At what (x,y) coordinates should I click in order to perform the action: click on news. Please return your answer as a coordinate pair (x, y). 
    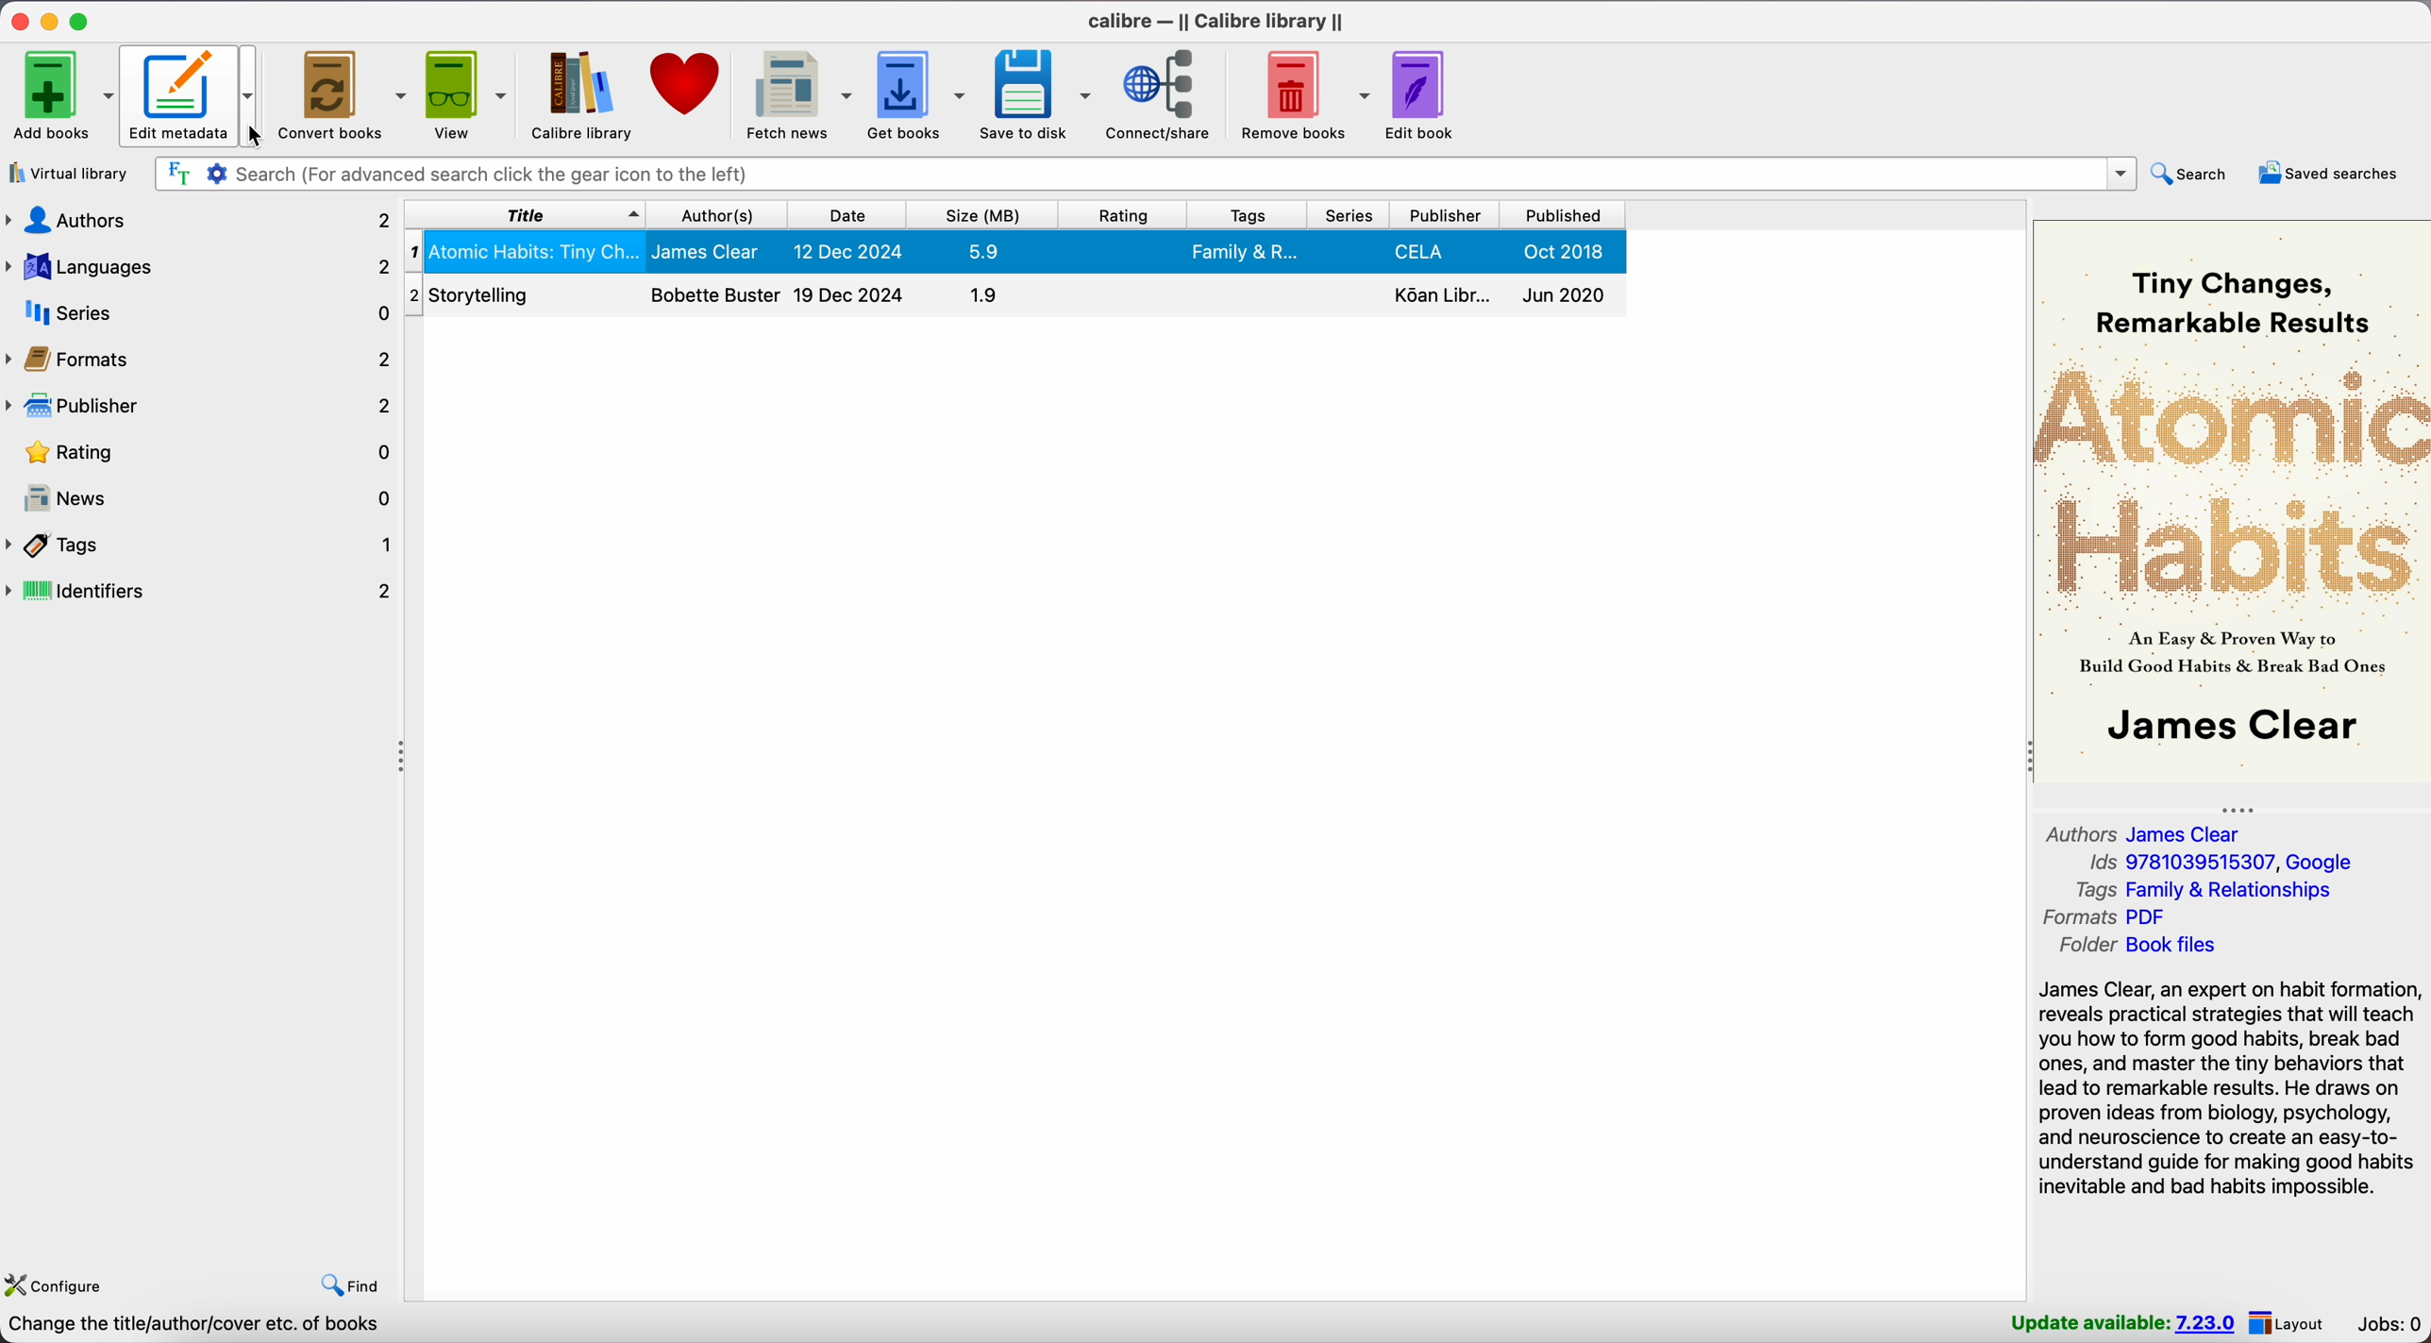
    Looking at the image, I should click on (210, 499).